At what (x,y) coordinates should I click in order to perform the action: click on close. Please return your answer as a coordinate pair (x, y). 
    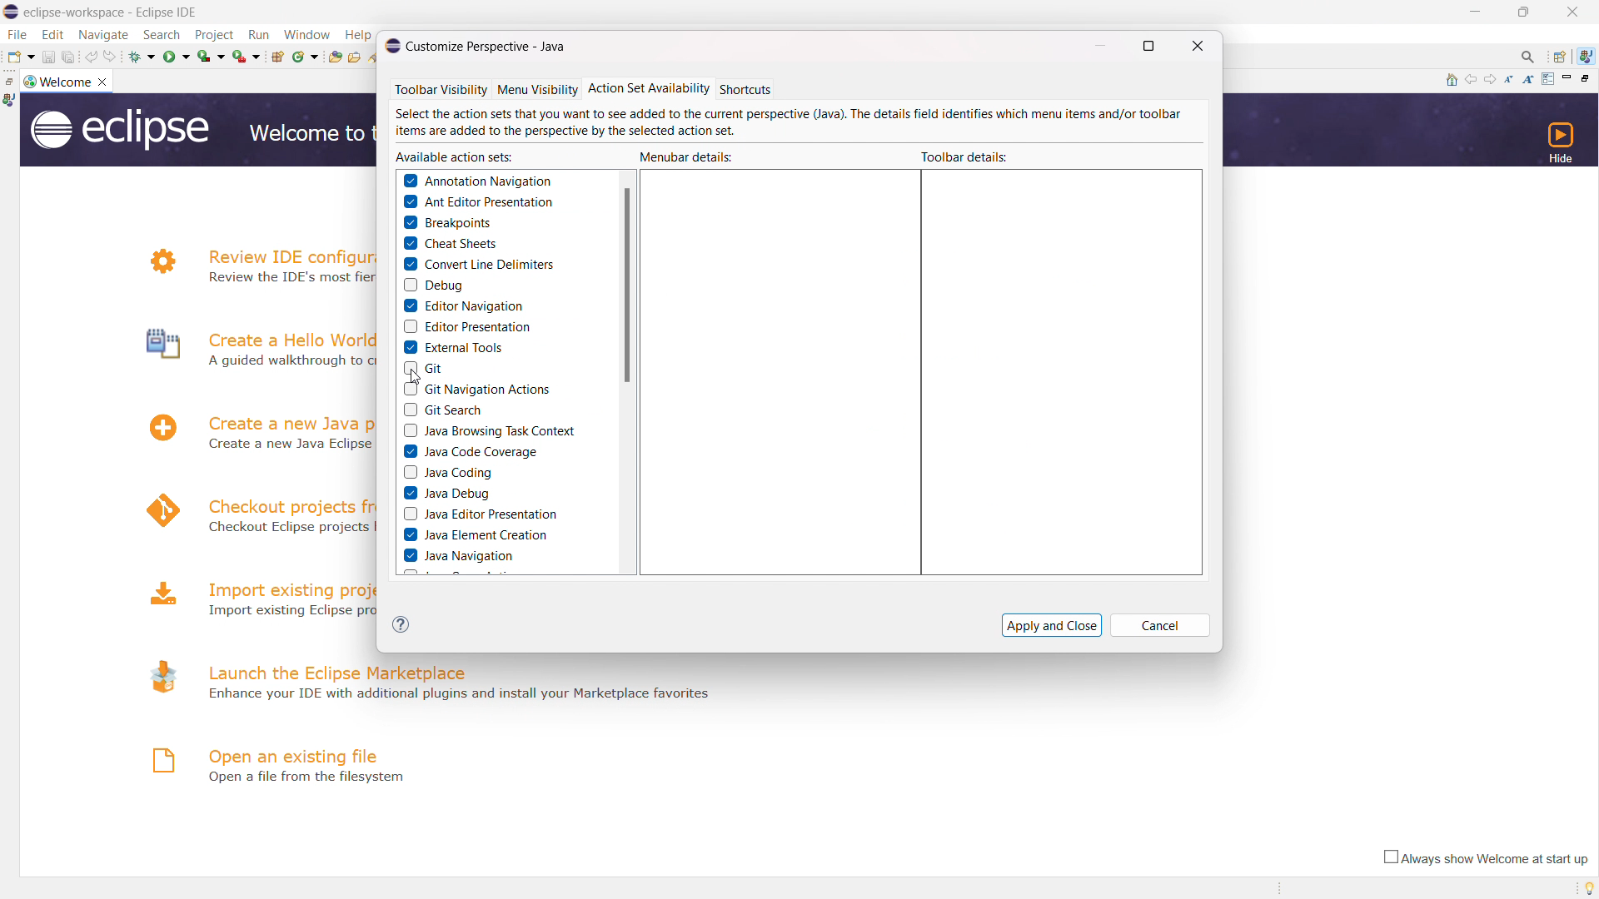
    Looking at the image, I should click on (1574, 12).